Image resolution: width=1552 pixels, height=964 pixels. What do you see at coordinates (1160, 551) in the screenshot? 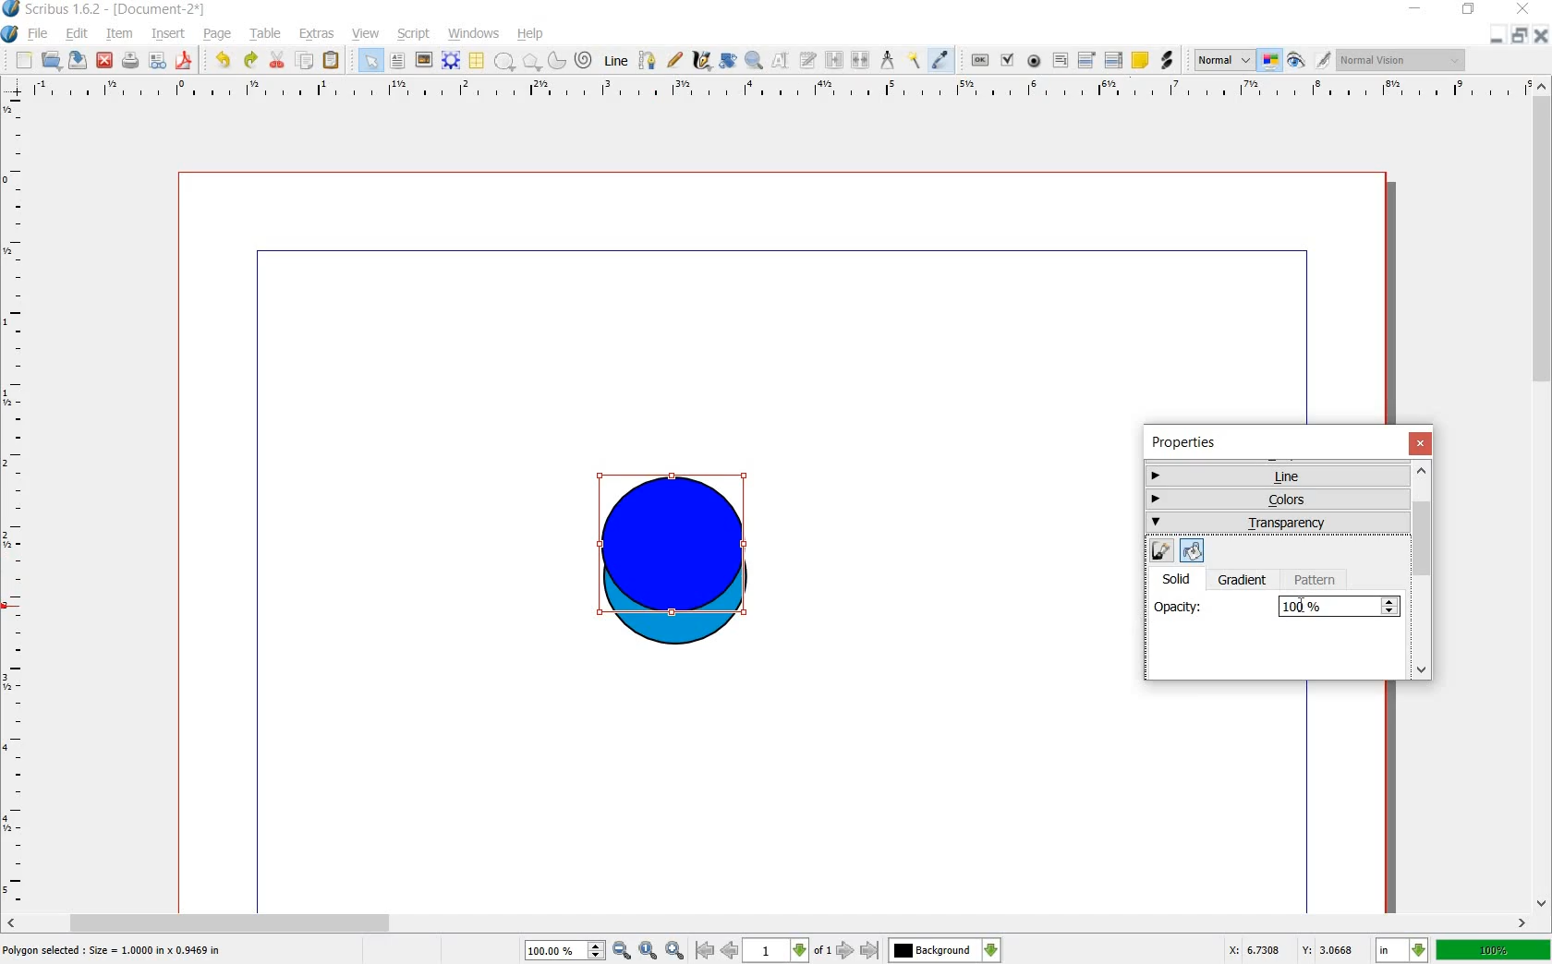
I see `edit line color properties` at bounding box center [1160, 551].